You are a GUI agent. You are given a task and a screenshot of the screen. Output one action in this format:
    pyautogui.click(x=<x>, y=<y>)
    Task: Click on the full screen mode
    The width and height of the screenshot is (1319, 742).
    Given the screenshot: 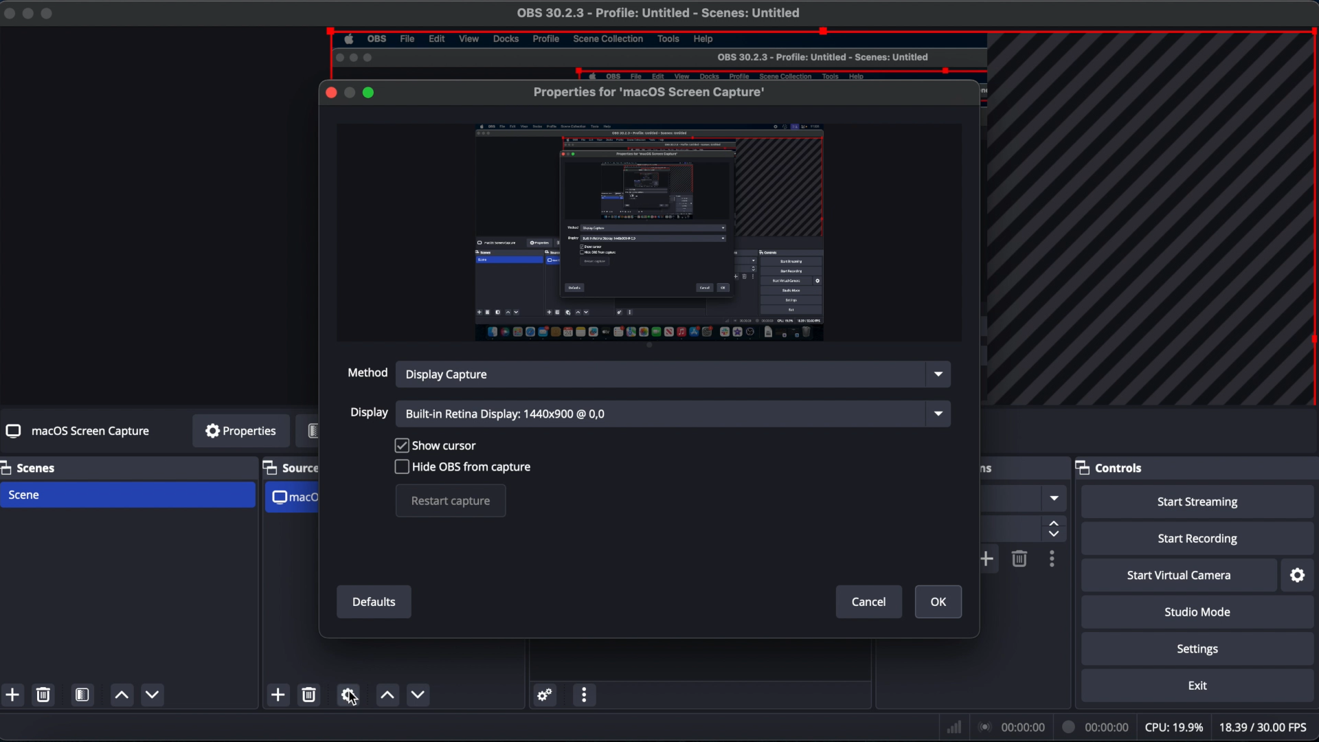 What is the action you would take?
    pyautogui.click(x=48, y=14)
    